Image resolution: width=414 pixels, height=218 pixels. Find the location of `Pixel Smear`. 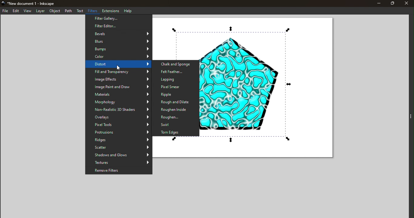

Pixel Smear is located at coordinates (175, 87).